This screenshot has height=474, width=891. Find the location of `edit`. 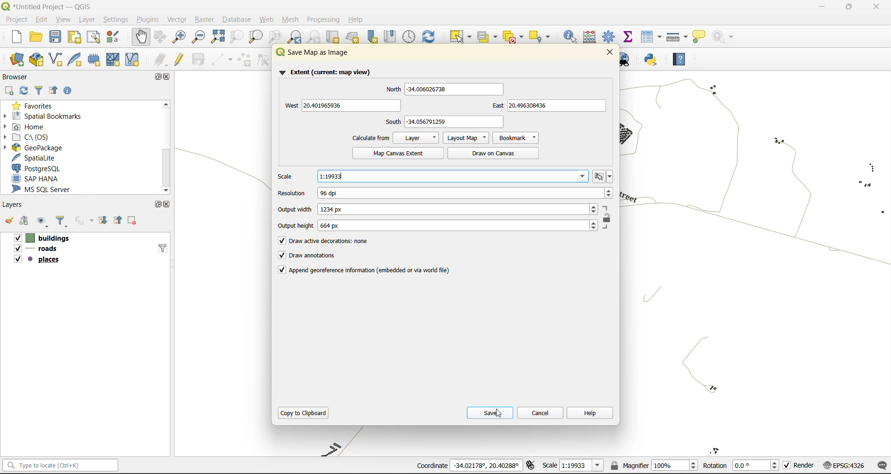

edit is located at coordinates (39, 19).